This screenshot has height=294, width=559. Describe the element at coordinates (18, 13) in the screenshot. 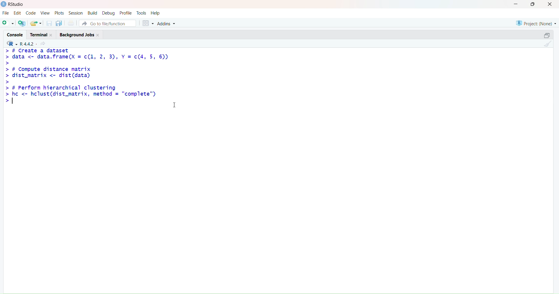

I see `Edit` at that location.